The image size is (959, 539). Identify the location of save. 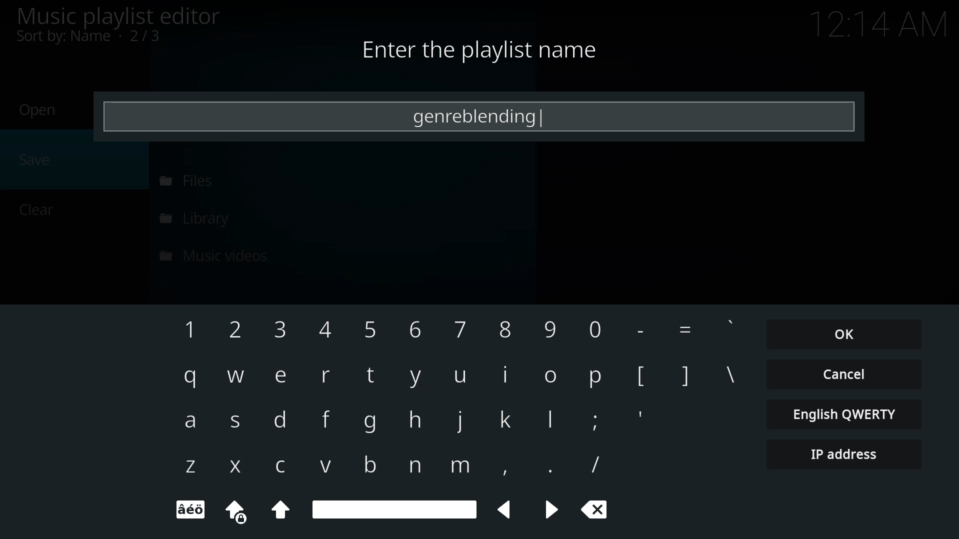
(37, 158).